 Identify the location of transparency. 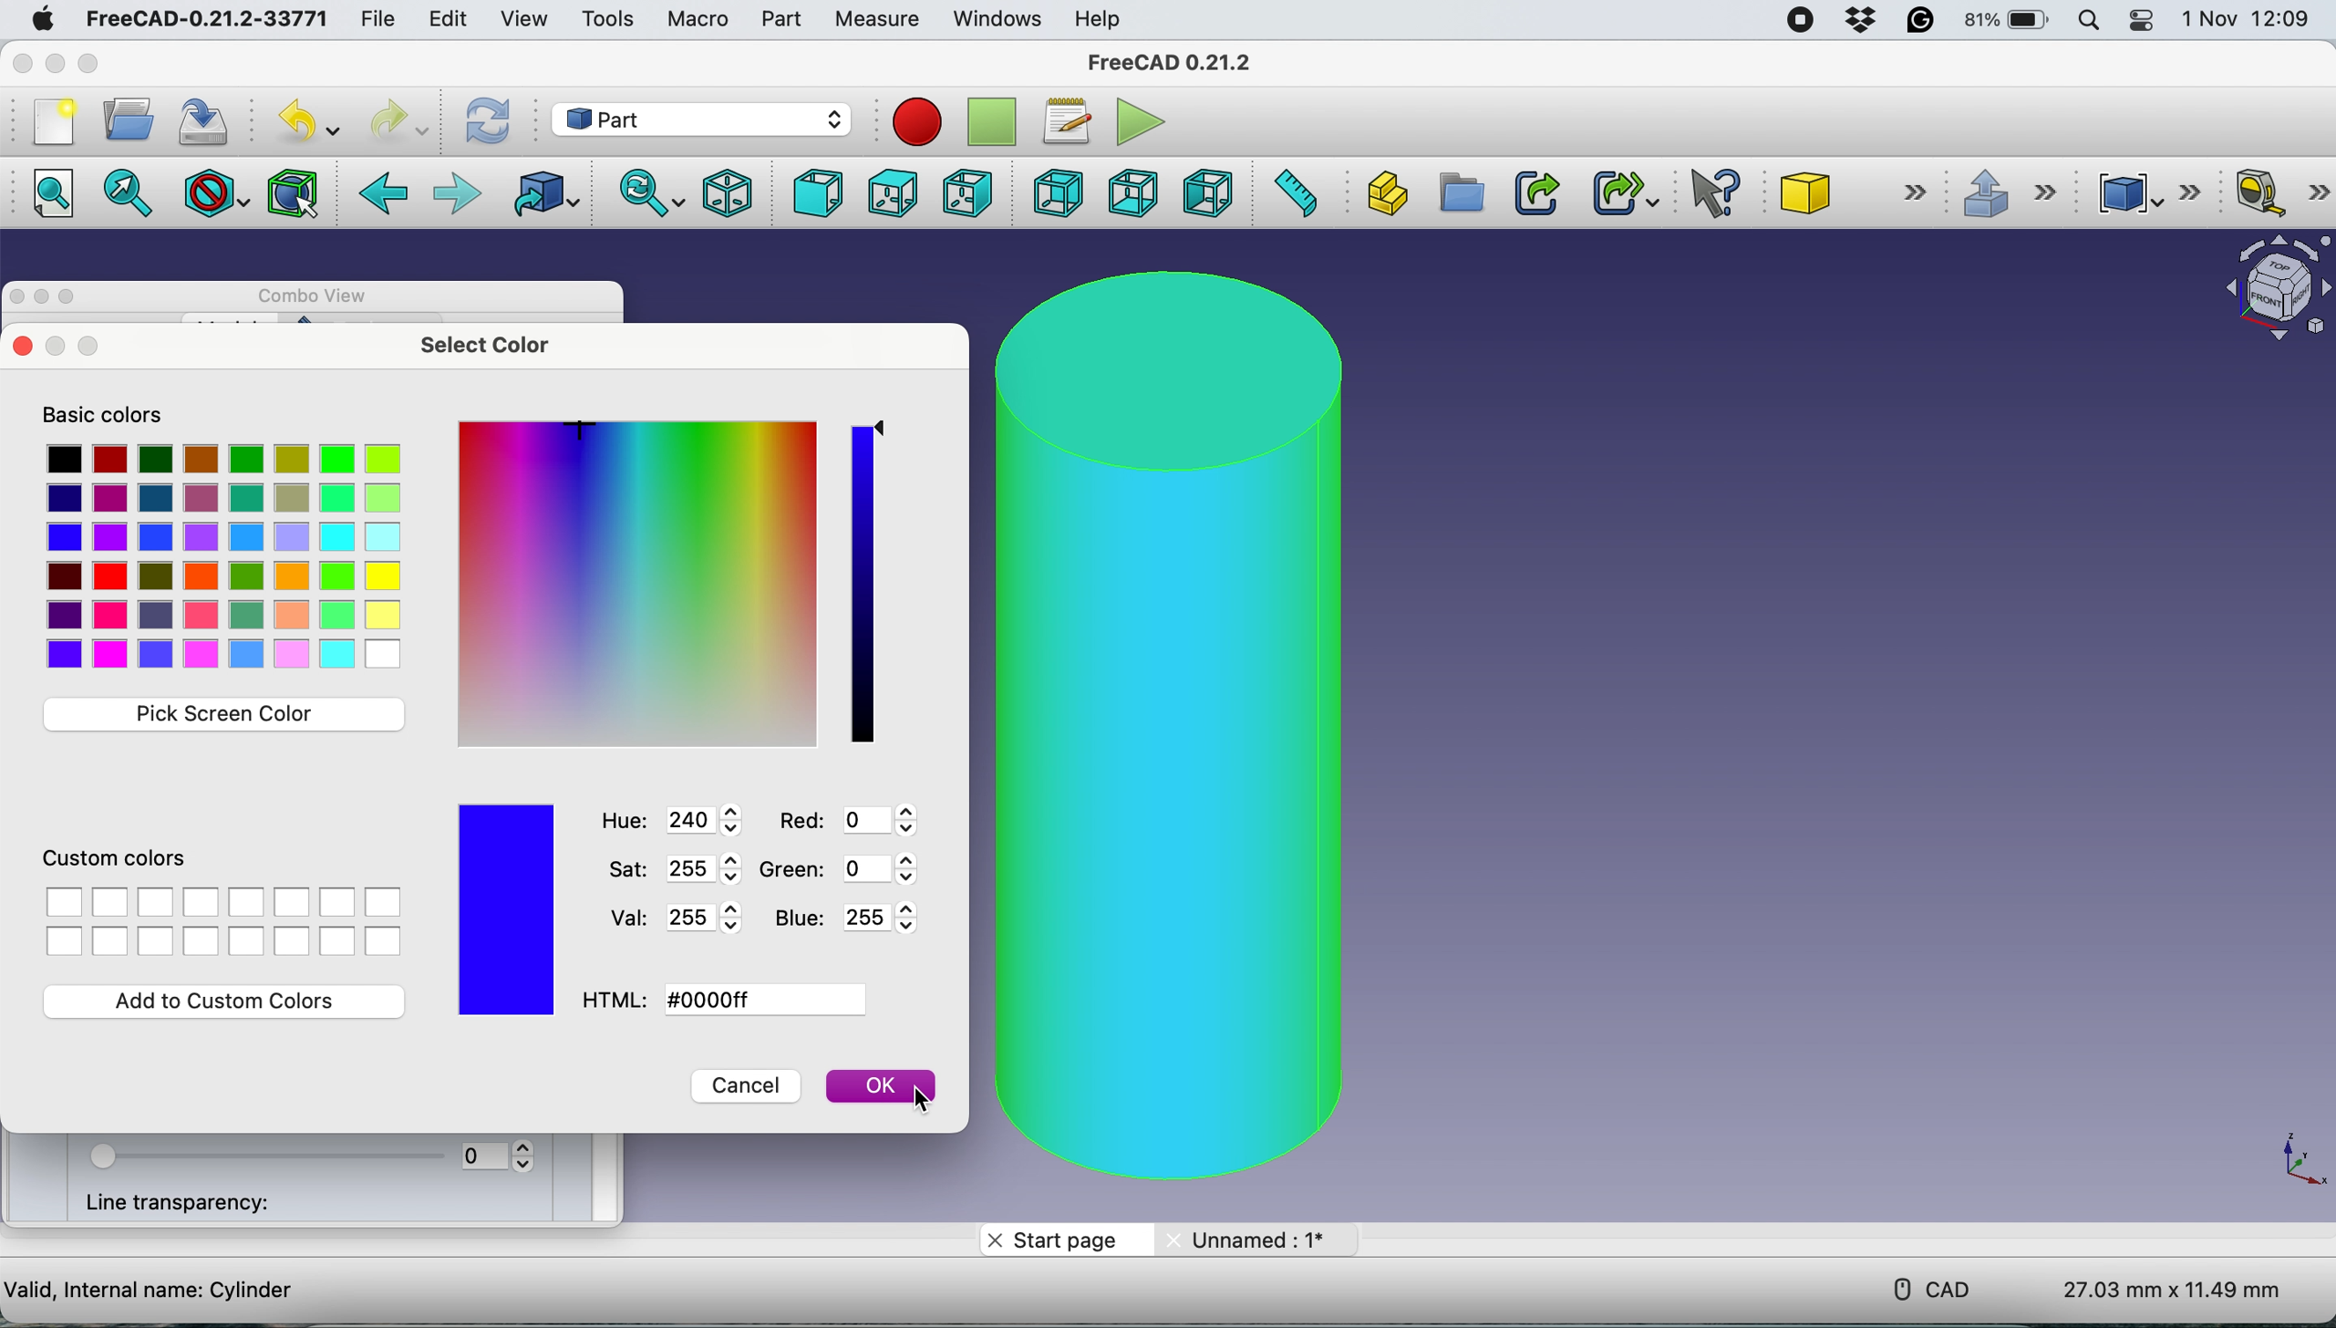
(308, 1156).